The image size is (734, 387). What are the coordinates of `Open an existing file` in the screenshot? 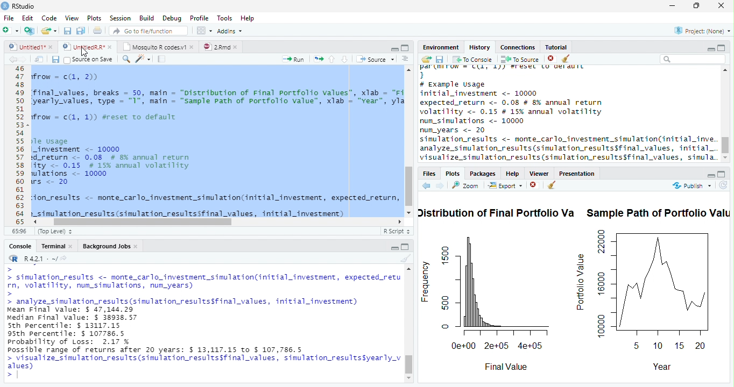 It's located at (49, 30).